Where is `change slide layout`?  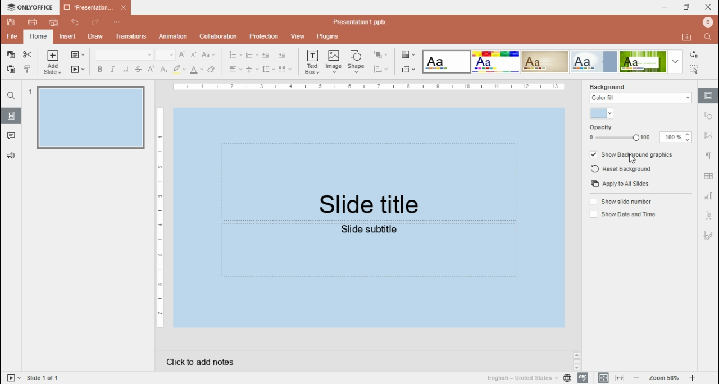 change slide layout is located at coordinates (78, 54).